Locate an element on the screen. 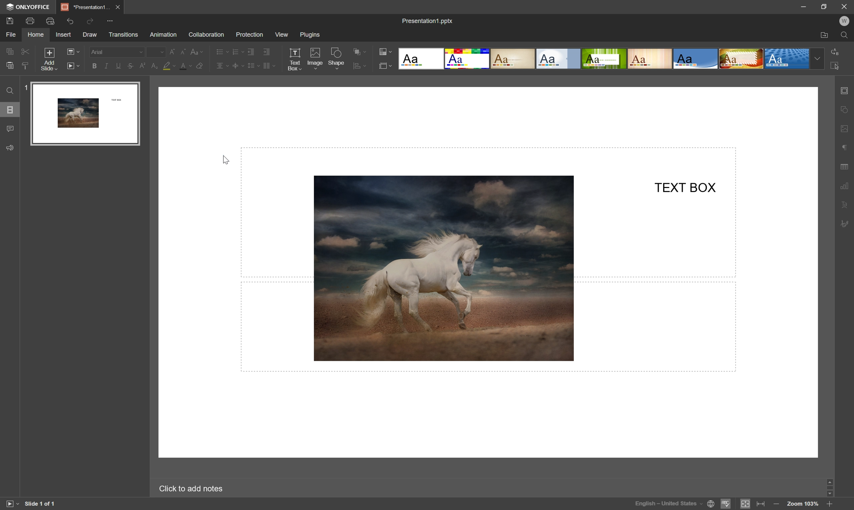 This screenshot has width=854, height=510. drop down is located at coordinates (818, 59).